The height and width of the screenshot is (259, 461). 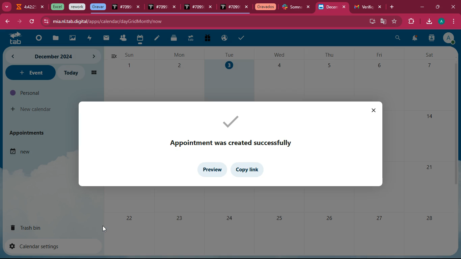 What do you see at coordinates (422, 7) in the screenshot?
I see `minimize` at bounding box center [422, 7].